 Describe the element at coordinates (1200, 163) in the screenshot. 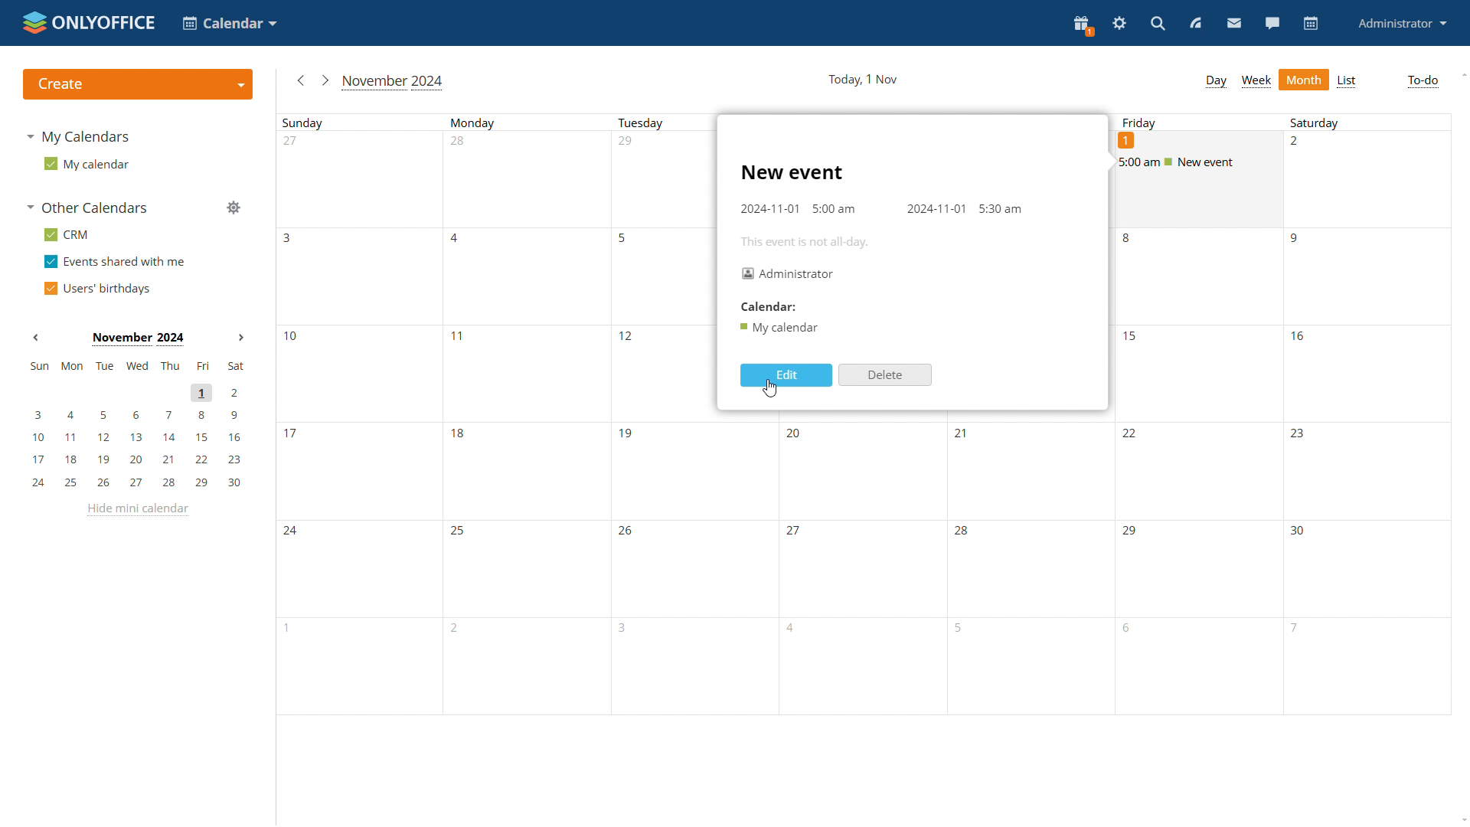

I see `existing event on friday 1st november` at that location.